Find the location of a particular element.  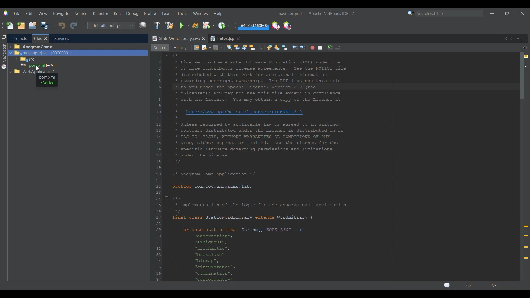

New file is located at coordinates (10, 26).